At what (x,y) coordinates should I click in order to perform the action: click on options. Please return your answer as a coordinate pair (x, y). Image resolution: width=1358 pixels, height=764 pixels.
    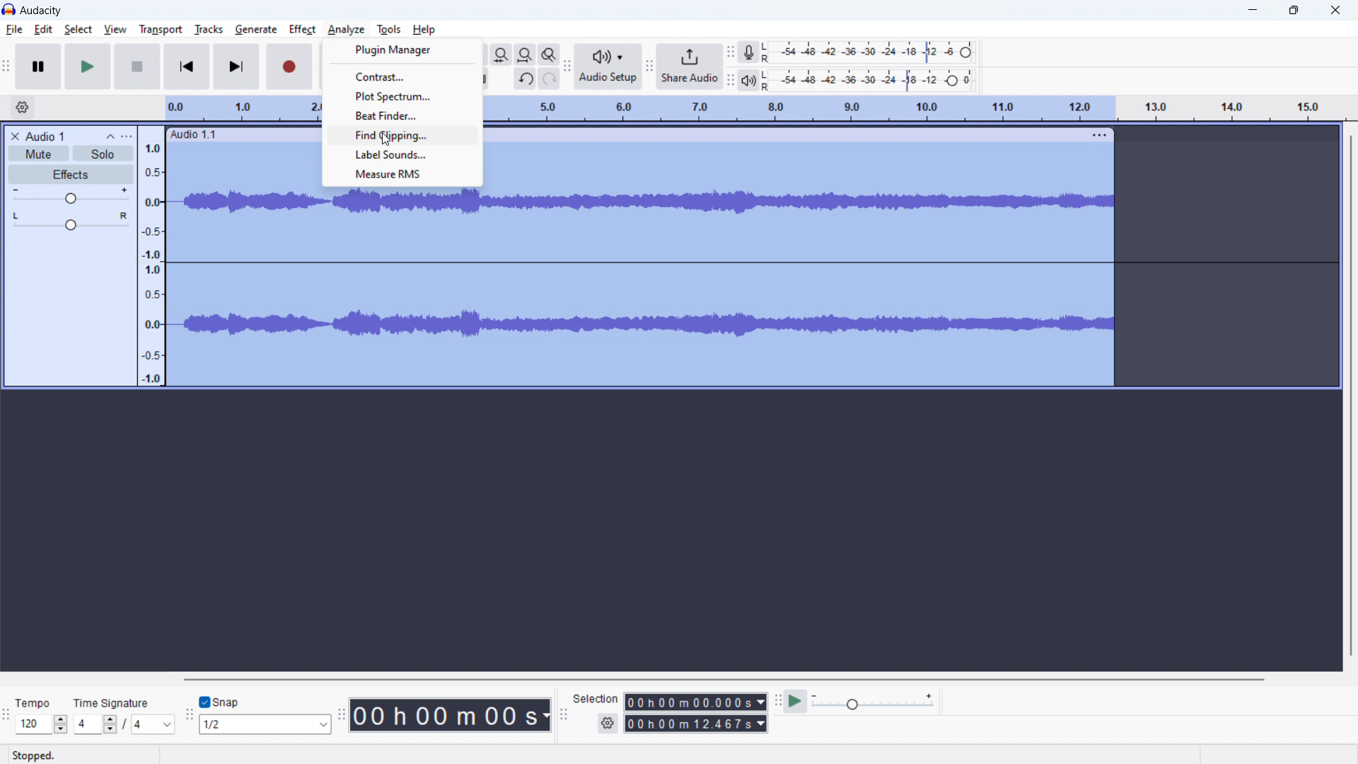
    Looking at the image, I should click on (127, 137).